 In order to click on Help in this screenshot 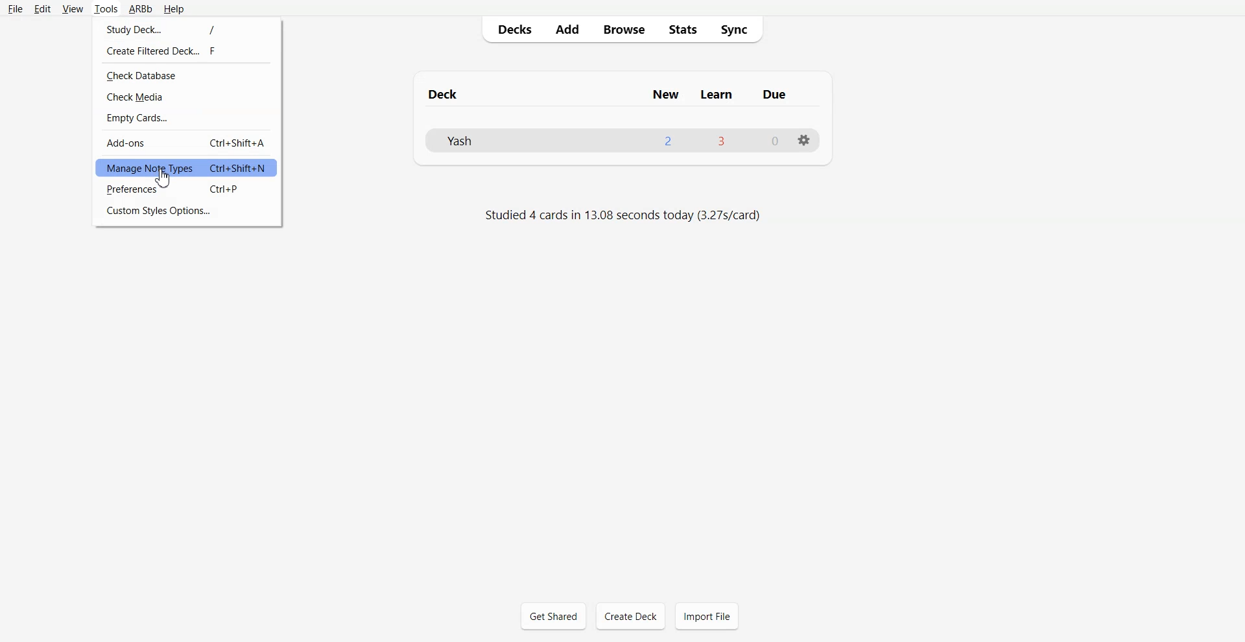, I will do `click(172, 10)`.